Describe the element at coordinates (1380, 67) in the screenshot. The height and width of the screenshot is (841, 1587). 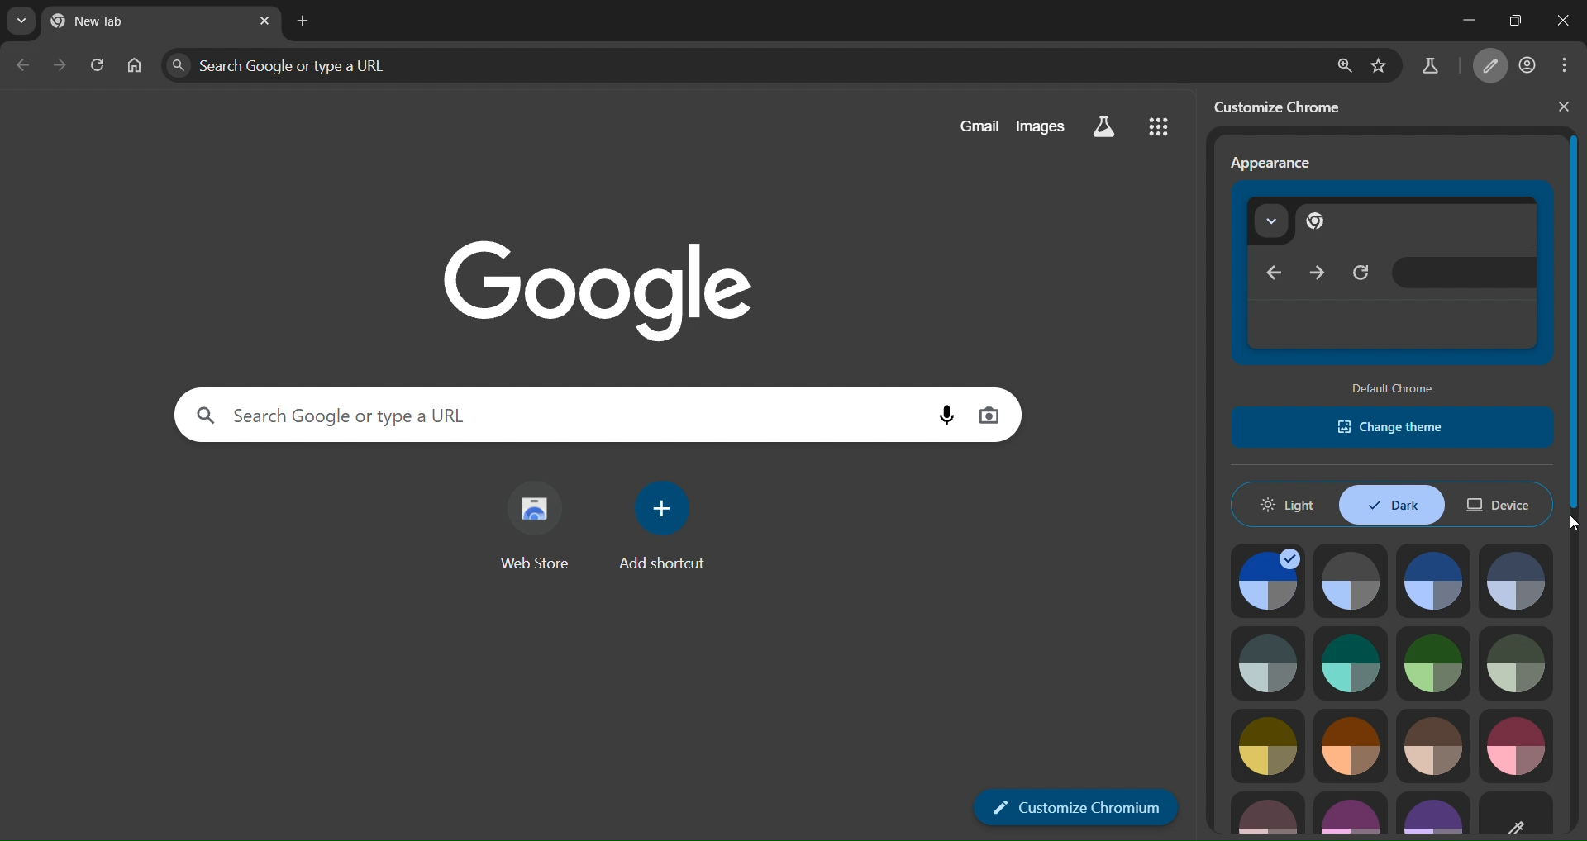
I see `bookmark ` at that location.